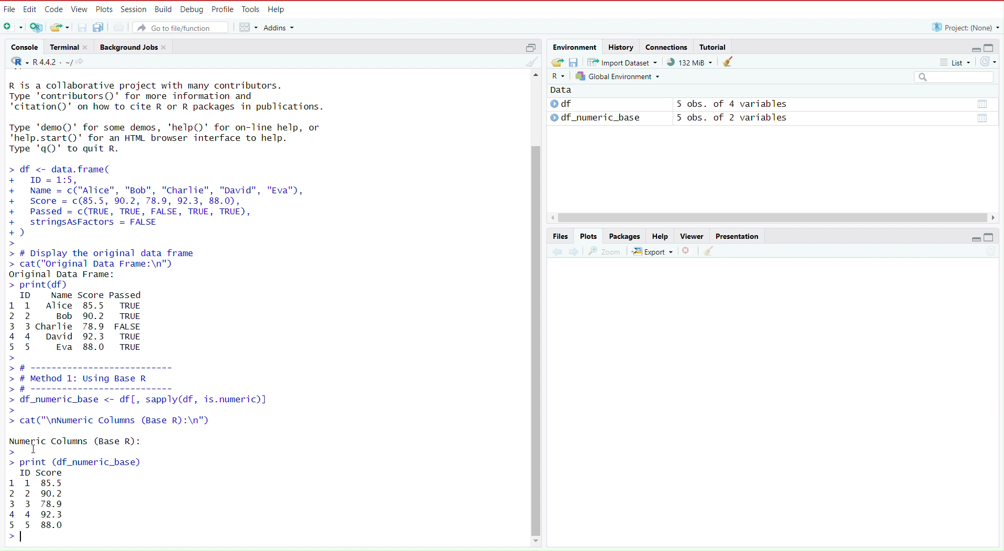 The height and width of the screenshot is (551, 1004). Describe the element at coordinates (715, 47) in the screenshot. I see `Tutorial` at that location.